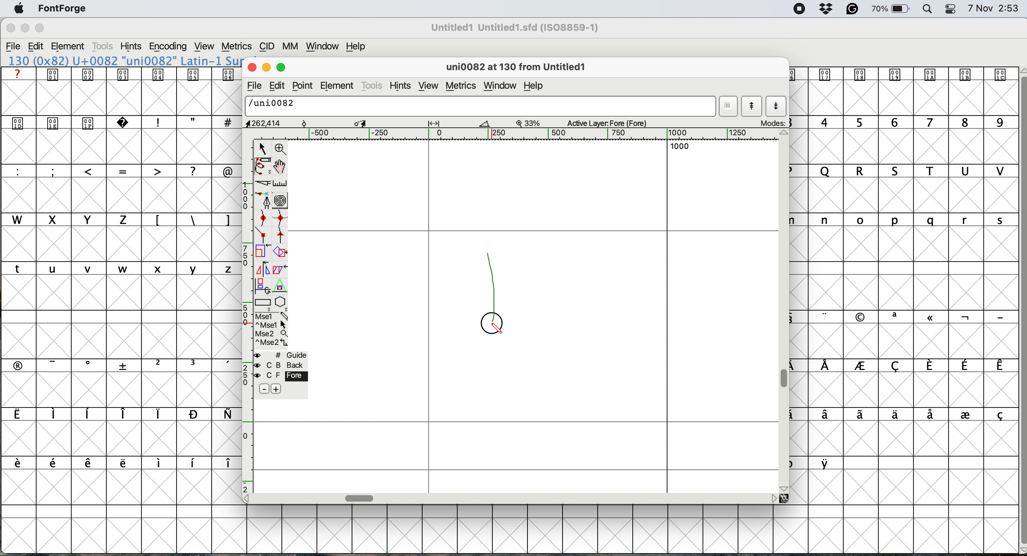 The width and height of the screenshot is (1027, 556). Describe the element at coordinates (902, 74) in the screenshot. I see `special icons` at that location.